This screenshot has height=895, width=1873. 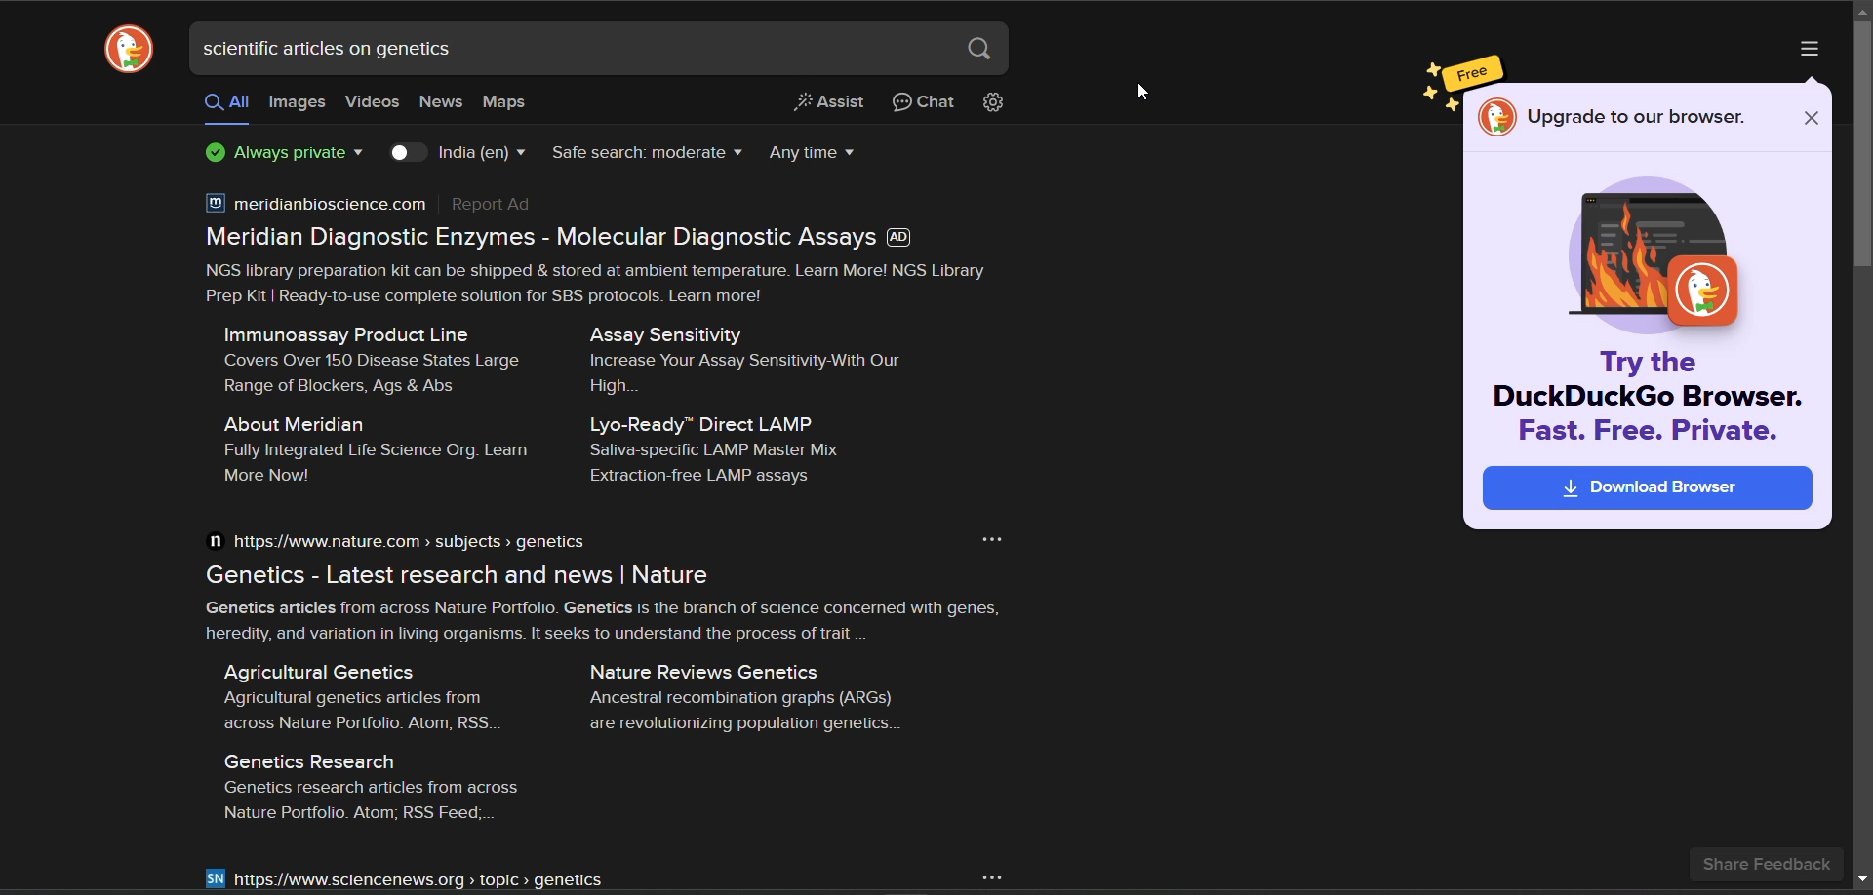 What do you see at coordinates (737, 356) in the screenshot?
I see `Assay Sensitivity
Increase Your Assay Sensitivity-With Our
High.` at bounding box center [737, 356].